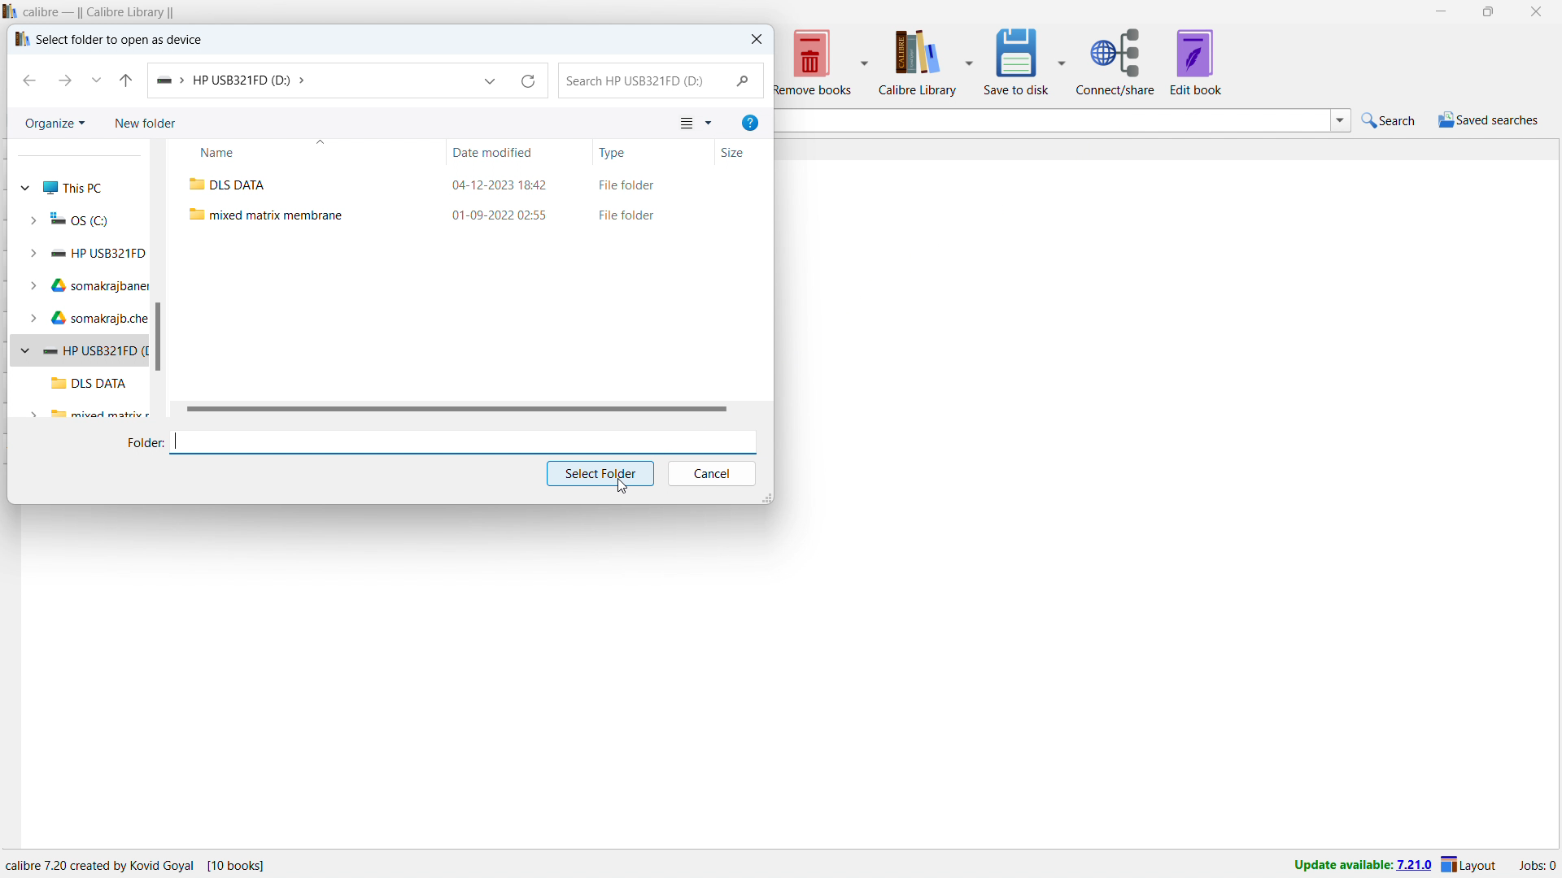 This screenshot has height=878, width=1562. What do you see at coordinates (815, 61) in the screenshot?
I see `remove books` at bounding box center [815, 61].